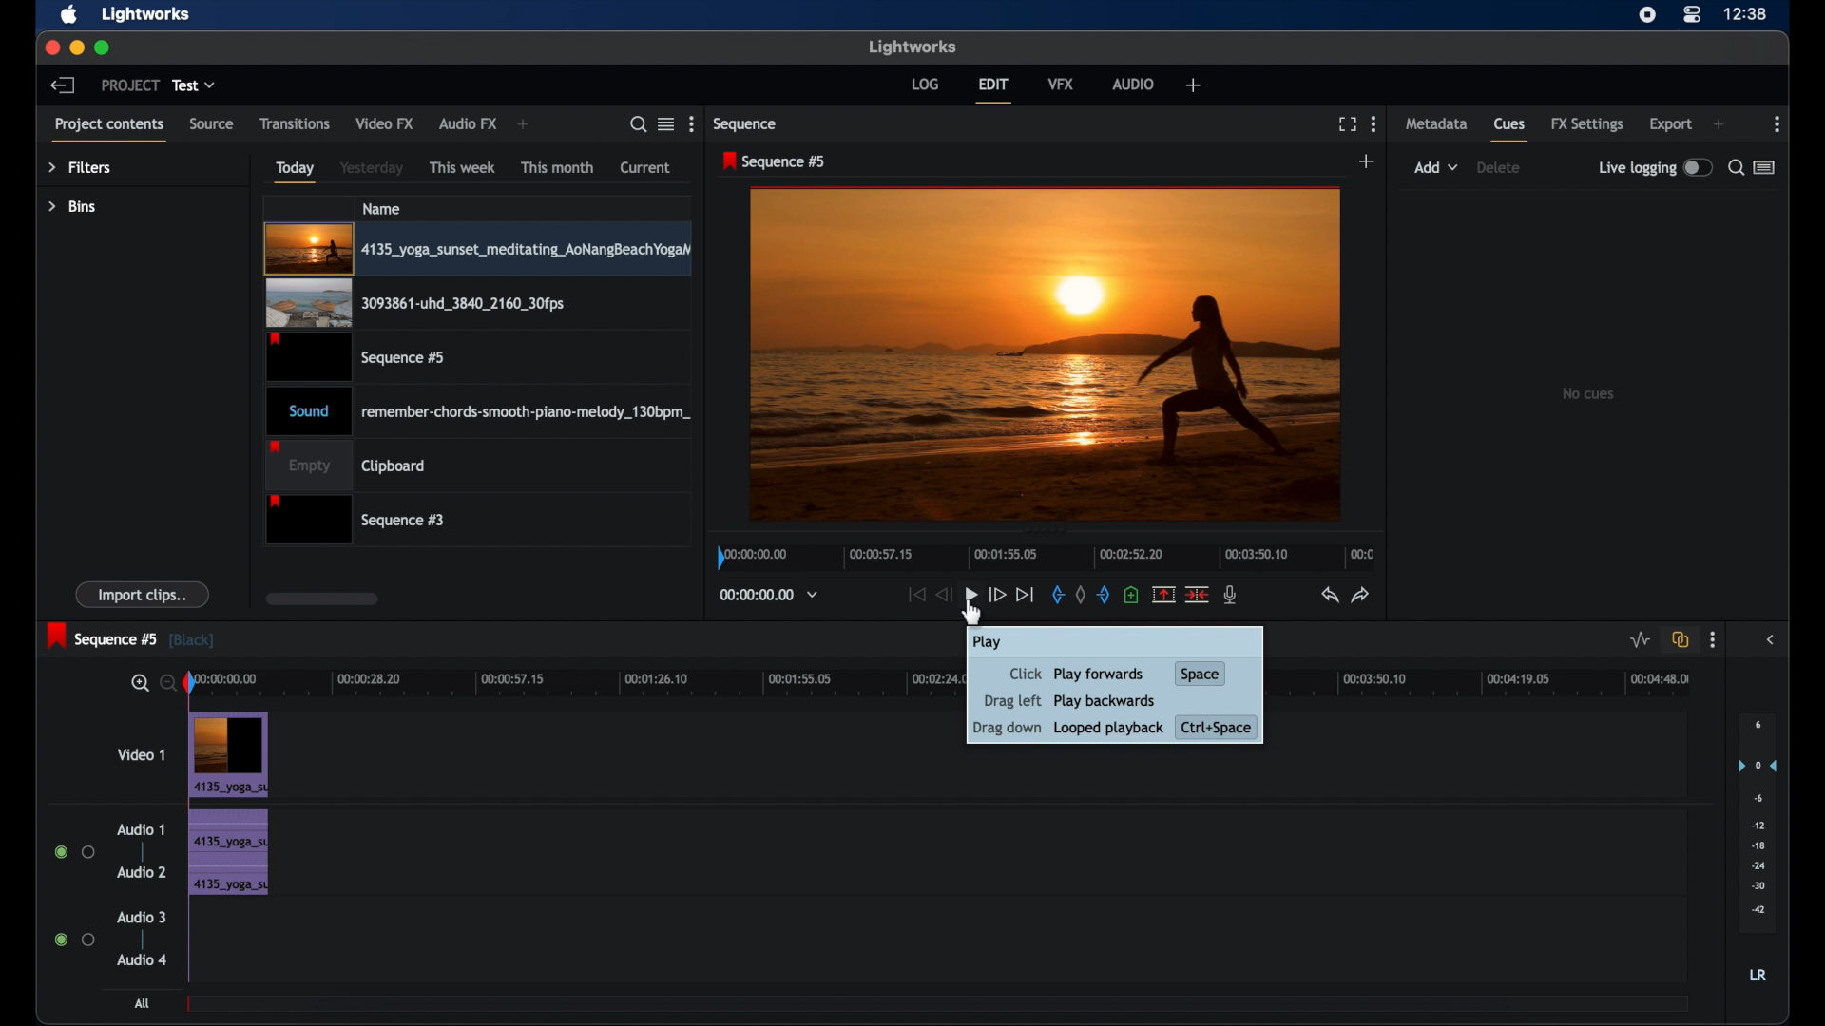 This screenshot has height=1026, width=1825. Describe the element at coordinates (321, 598) in the screenshot. I see `scroll box` at that location.